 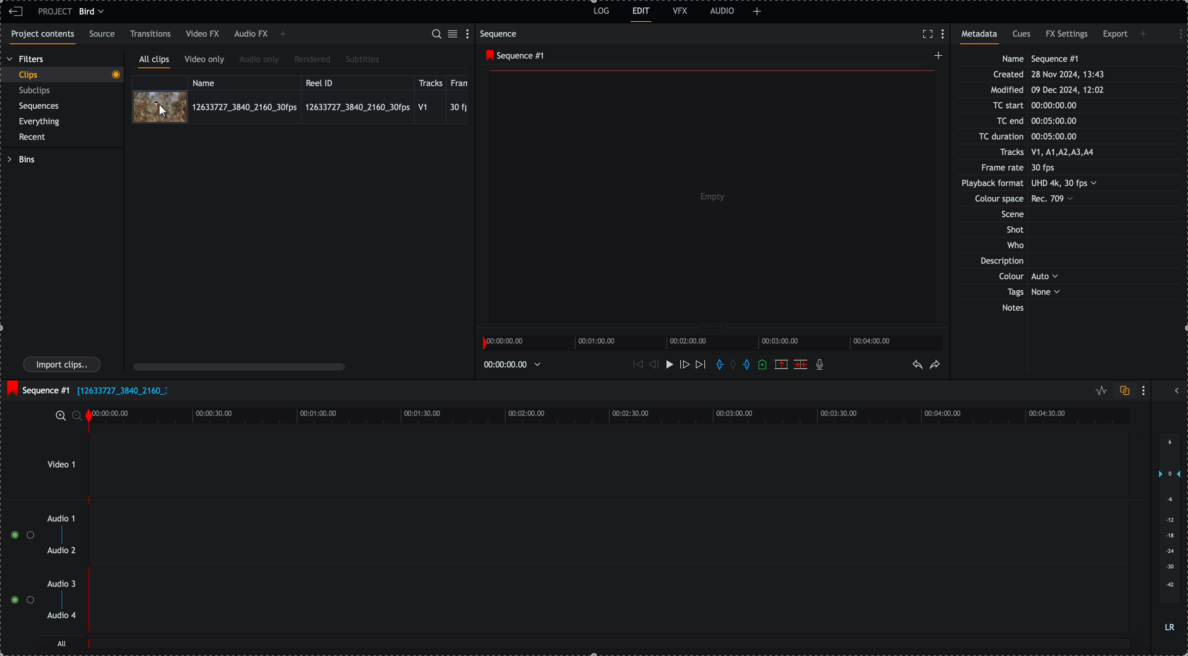 I want to click on clear marks, so click(x=736, y=365).